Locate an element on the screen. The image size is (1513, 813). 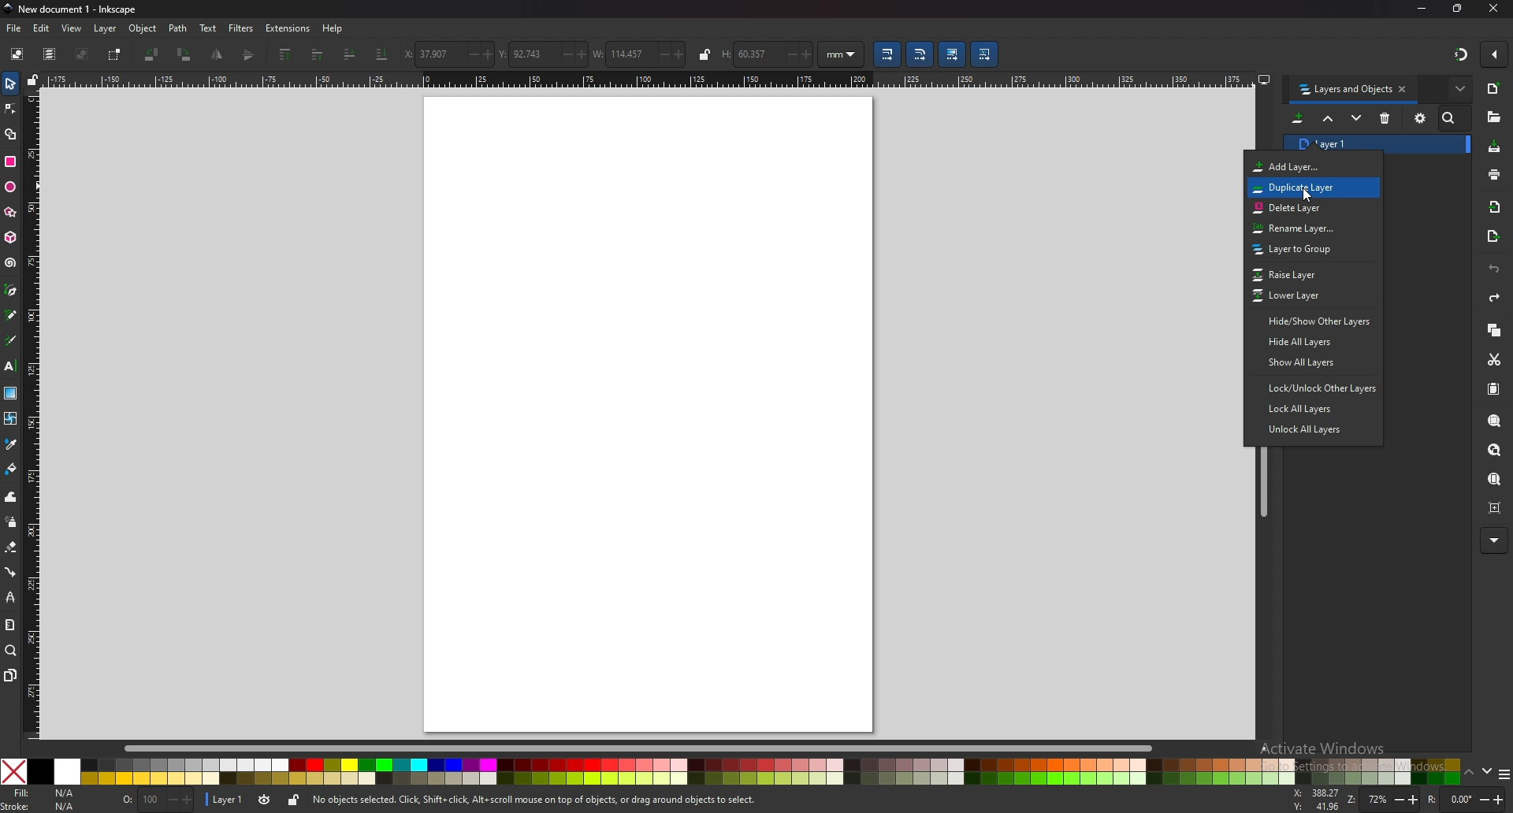
resize is located at coordinates (1458, 8).